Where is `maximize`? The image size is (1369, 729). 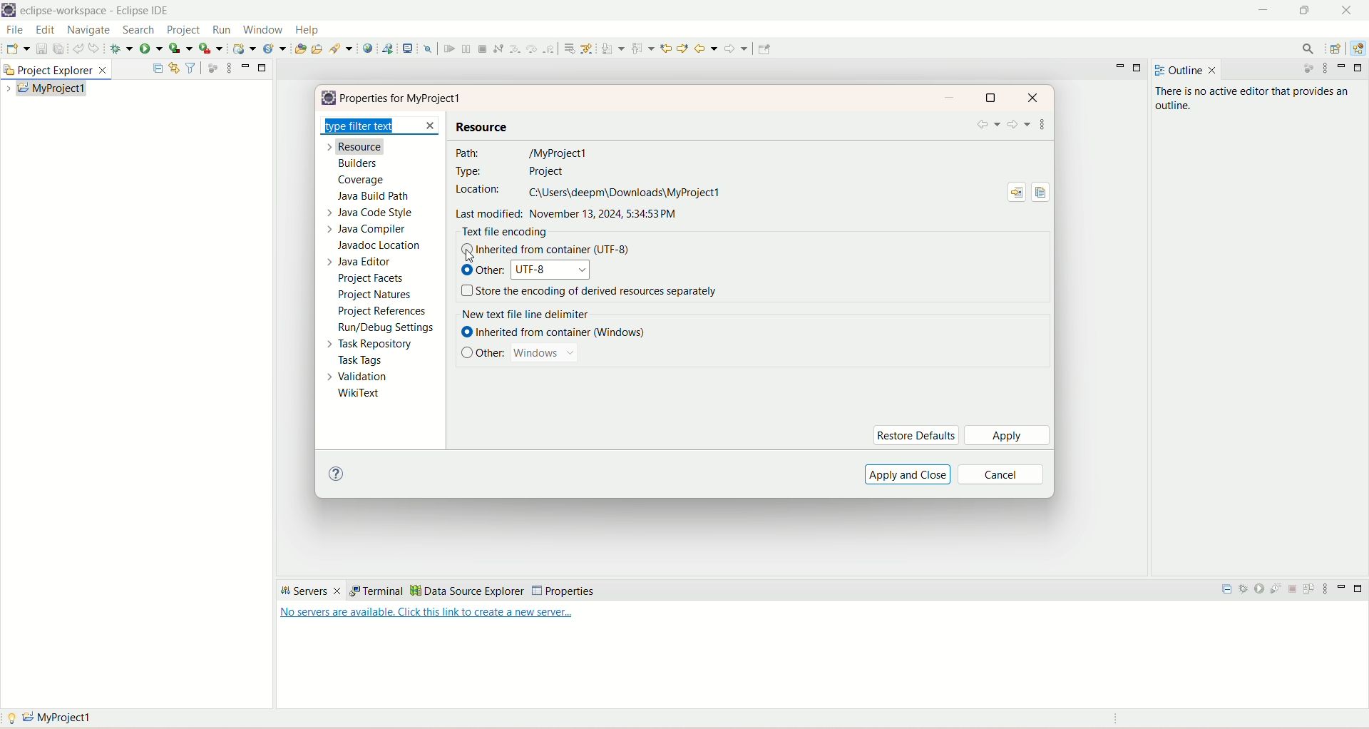
maximize is located at coordinates (990, 98).